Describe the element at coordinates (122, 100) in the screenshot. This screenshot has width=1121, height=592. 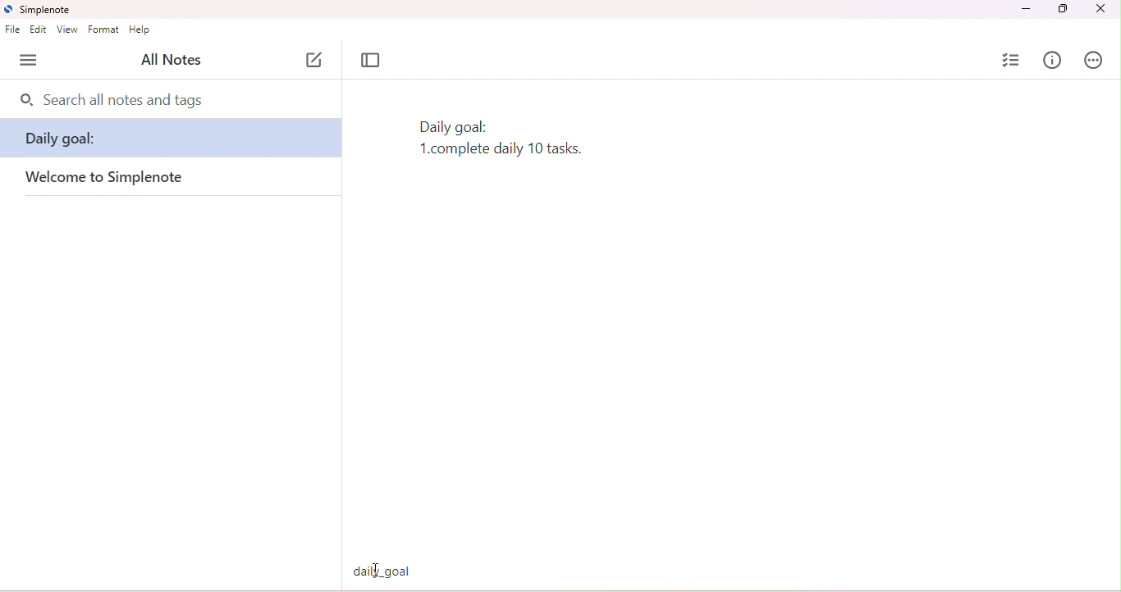
I see `search all nots and tags` at that location.